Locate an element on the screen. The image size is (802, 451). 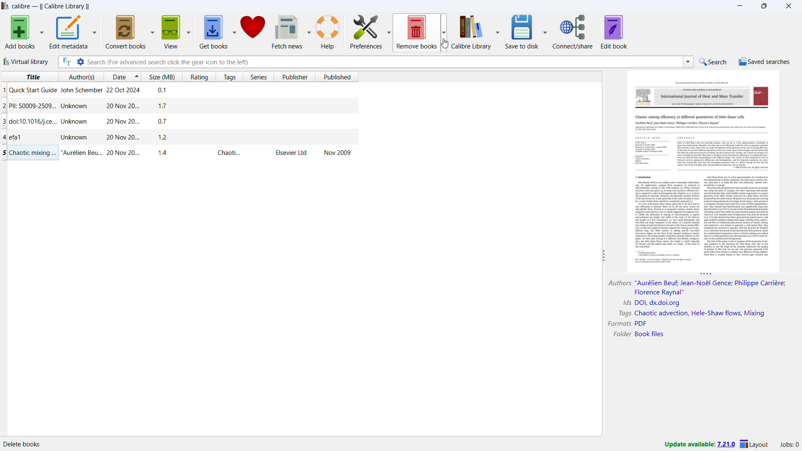
single book entry is located at coordinates (179, 106).